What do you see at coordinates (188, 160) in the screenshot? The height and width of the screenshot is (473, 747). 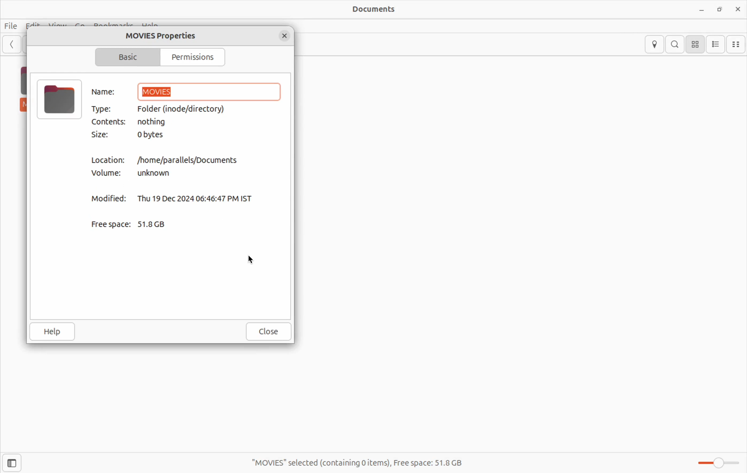 I see `home path` at bounding box center [188, 160].